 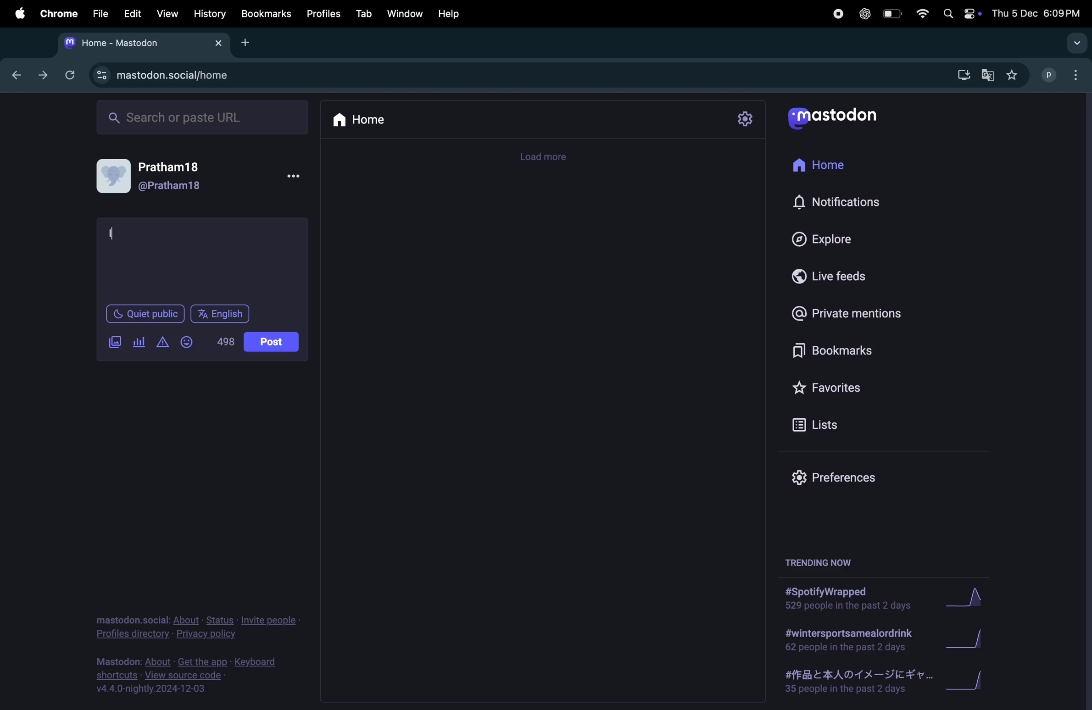 I want to click on record, so click(x=835, y=16).